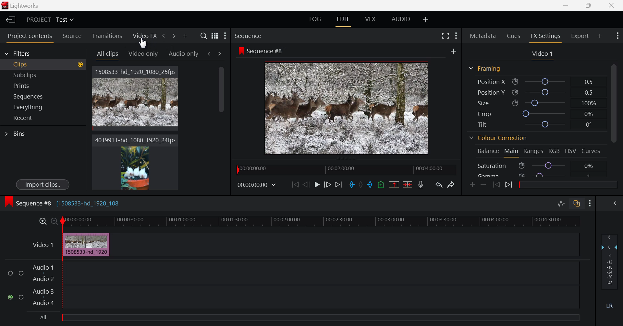 The height and width of the screenshot is (326, 623). I want to click on Crop, so click(538, 114).